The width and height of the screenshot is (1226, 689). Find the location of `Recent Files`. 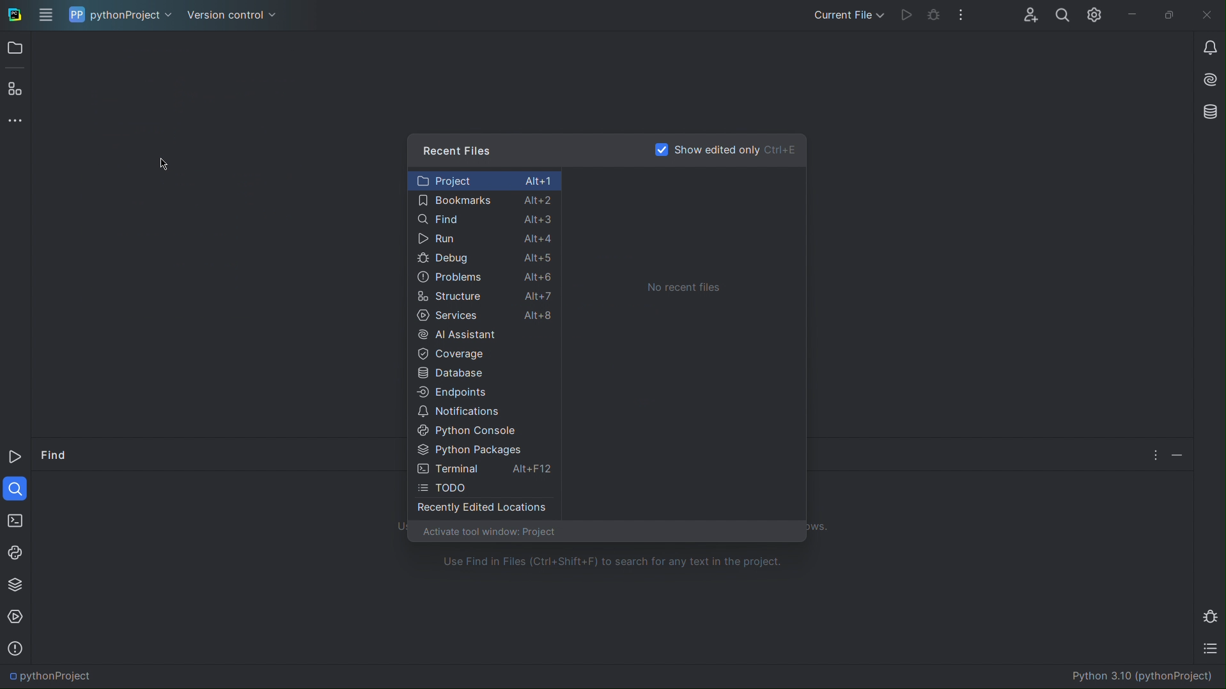

Recent Files is located at coordinates (460, 149).